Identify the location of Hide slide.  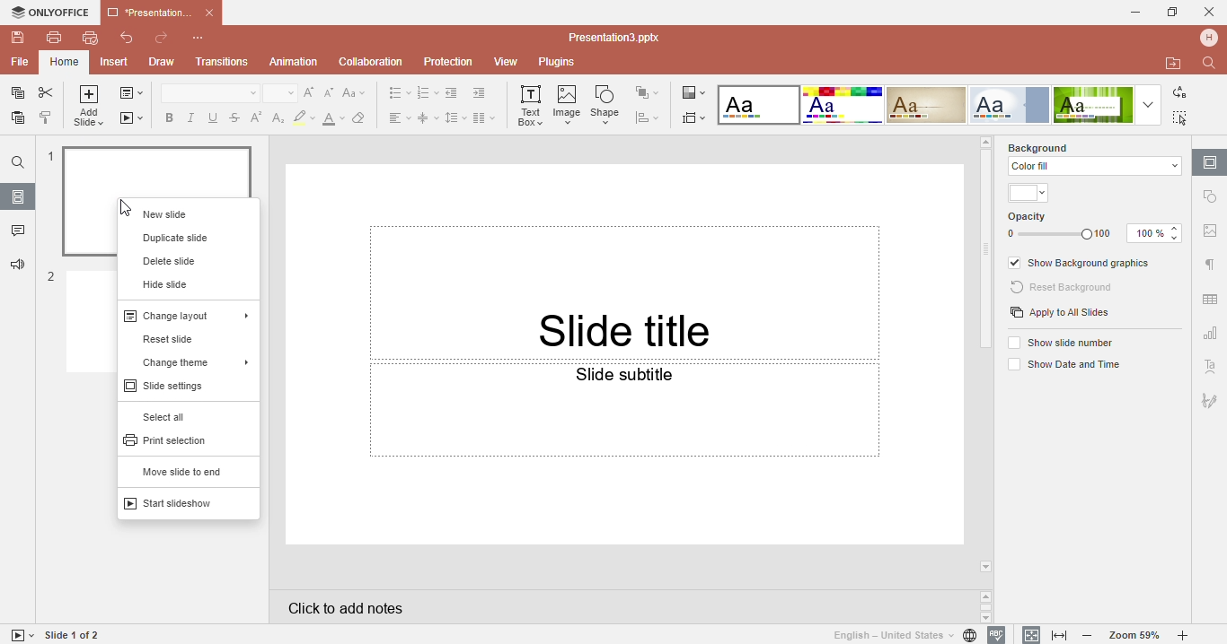
(165, 283).